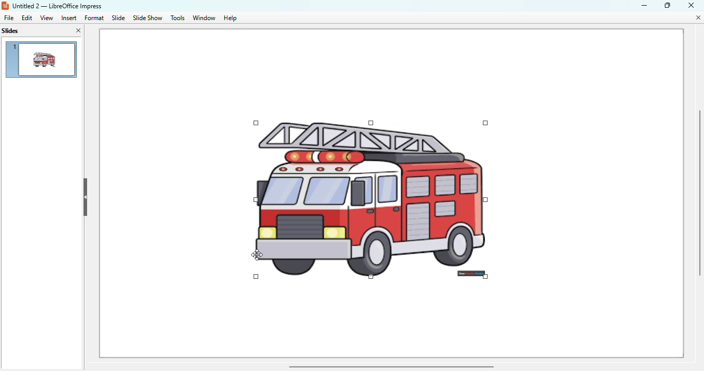 This screenshot has width=704, height=371. Describe the element at coordinates (10, 31) in the screenshot. I see `slides` at that location.